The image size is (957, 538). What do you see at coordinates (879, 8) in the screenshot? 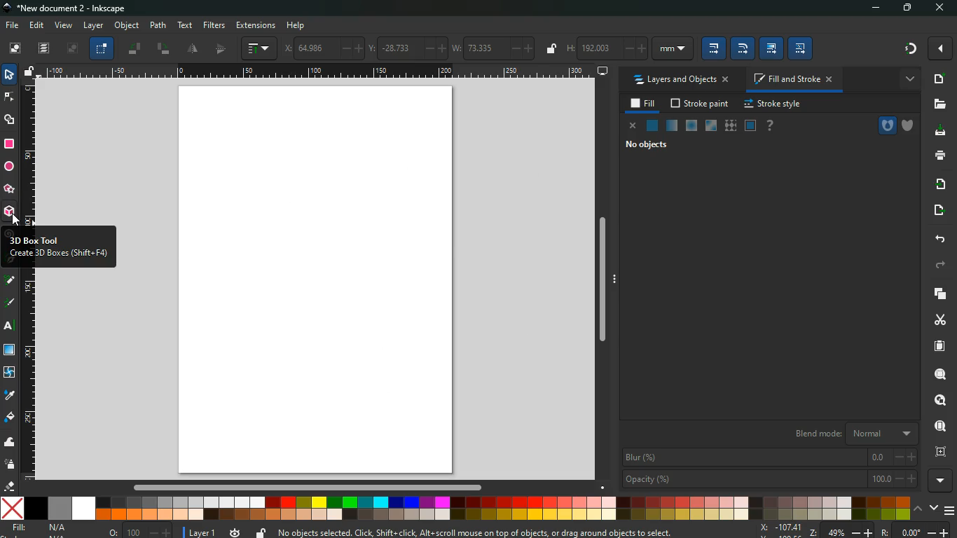
I see `minimize` at bounding box center [879, 8].